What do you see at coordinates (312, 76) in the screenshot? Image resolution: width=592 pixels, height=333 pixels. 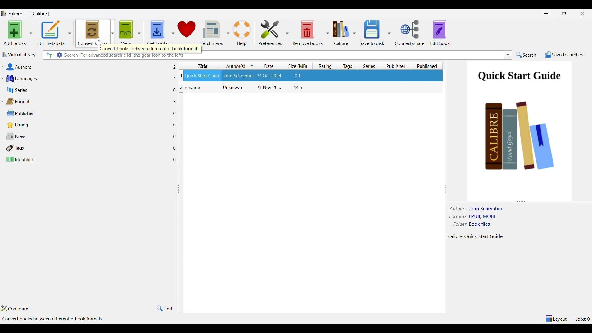 I see `Selected file highlighted` at bounding box center [312, 76].